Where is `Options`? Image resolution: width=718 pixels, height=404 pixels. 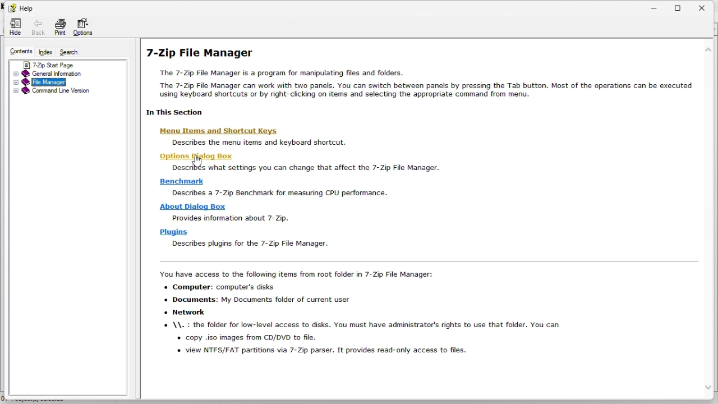
Options is located at coordinates (86, 29).